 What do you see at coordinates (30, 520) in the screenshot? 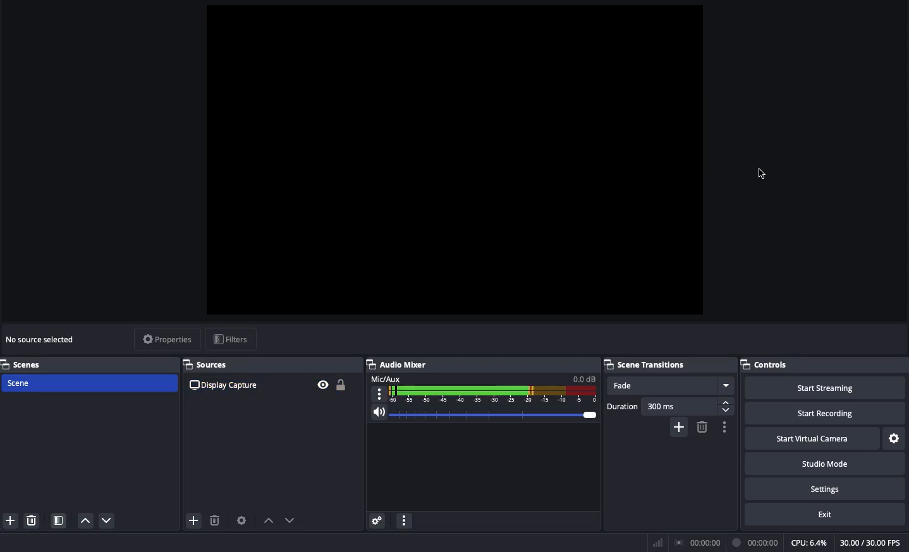
I see `Delete` at bounding box center [30, 520].